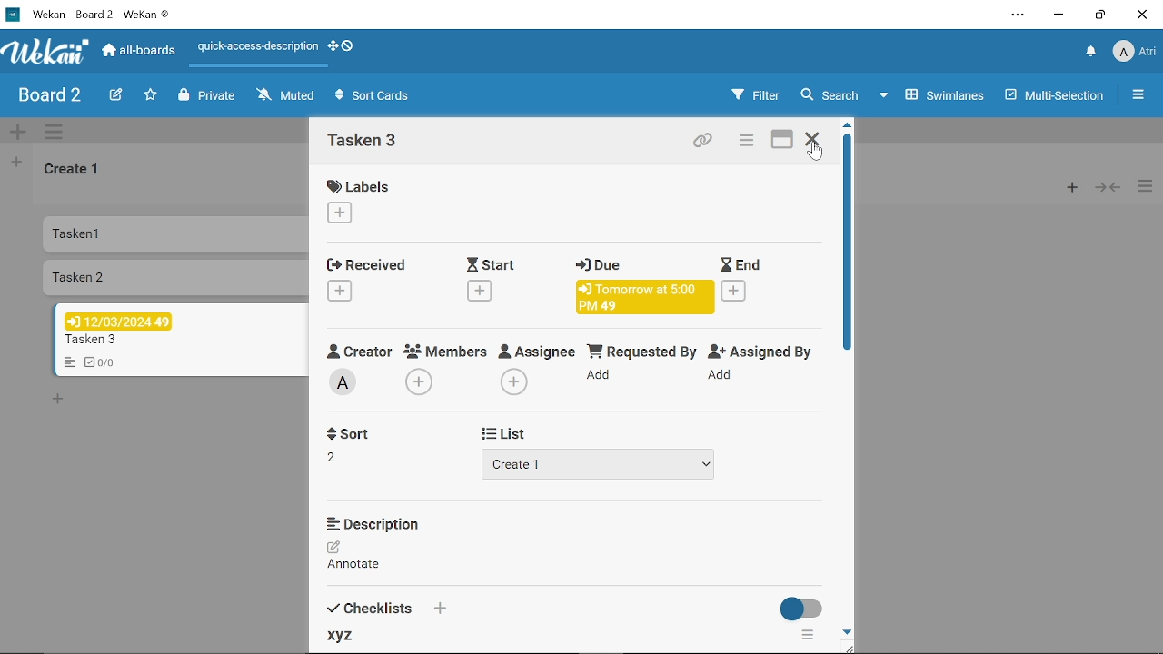 The image size is (1163, 654). What do you see at coordinates (840, 94) in the screenshot?
I see `Search` at bounding box center [840, 94].